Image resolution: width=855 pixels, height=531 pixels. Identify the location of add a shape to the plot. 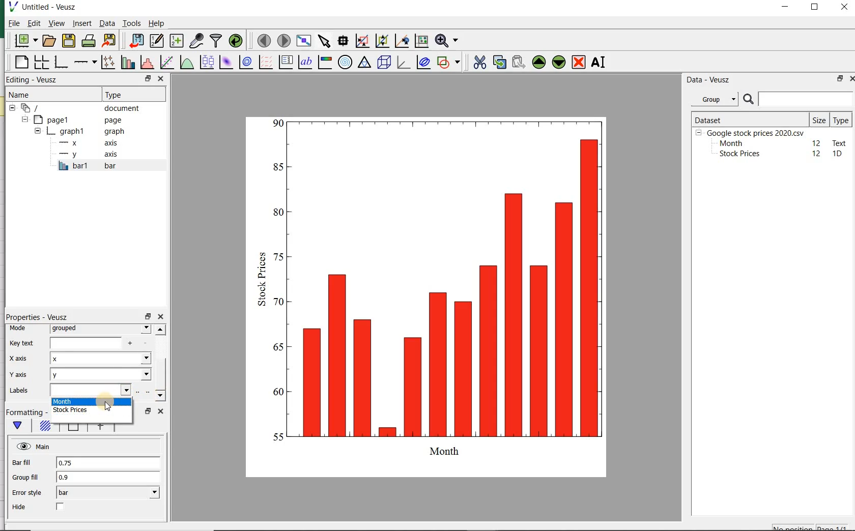
(449, 63).